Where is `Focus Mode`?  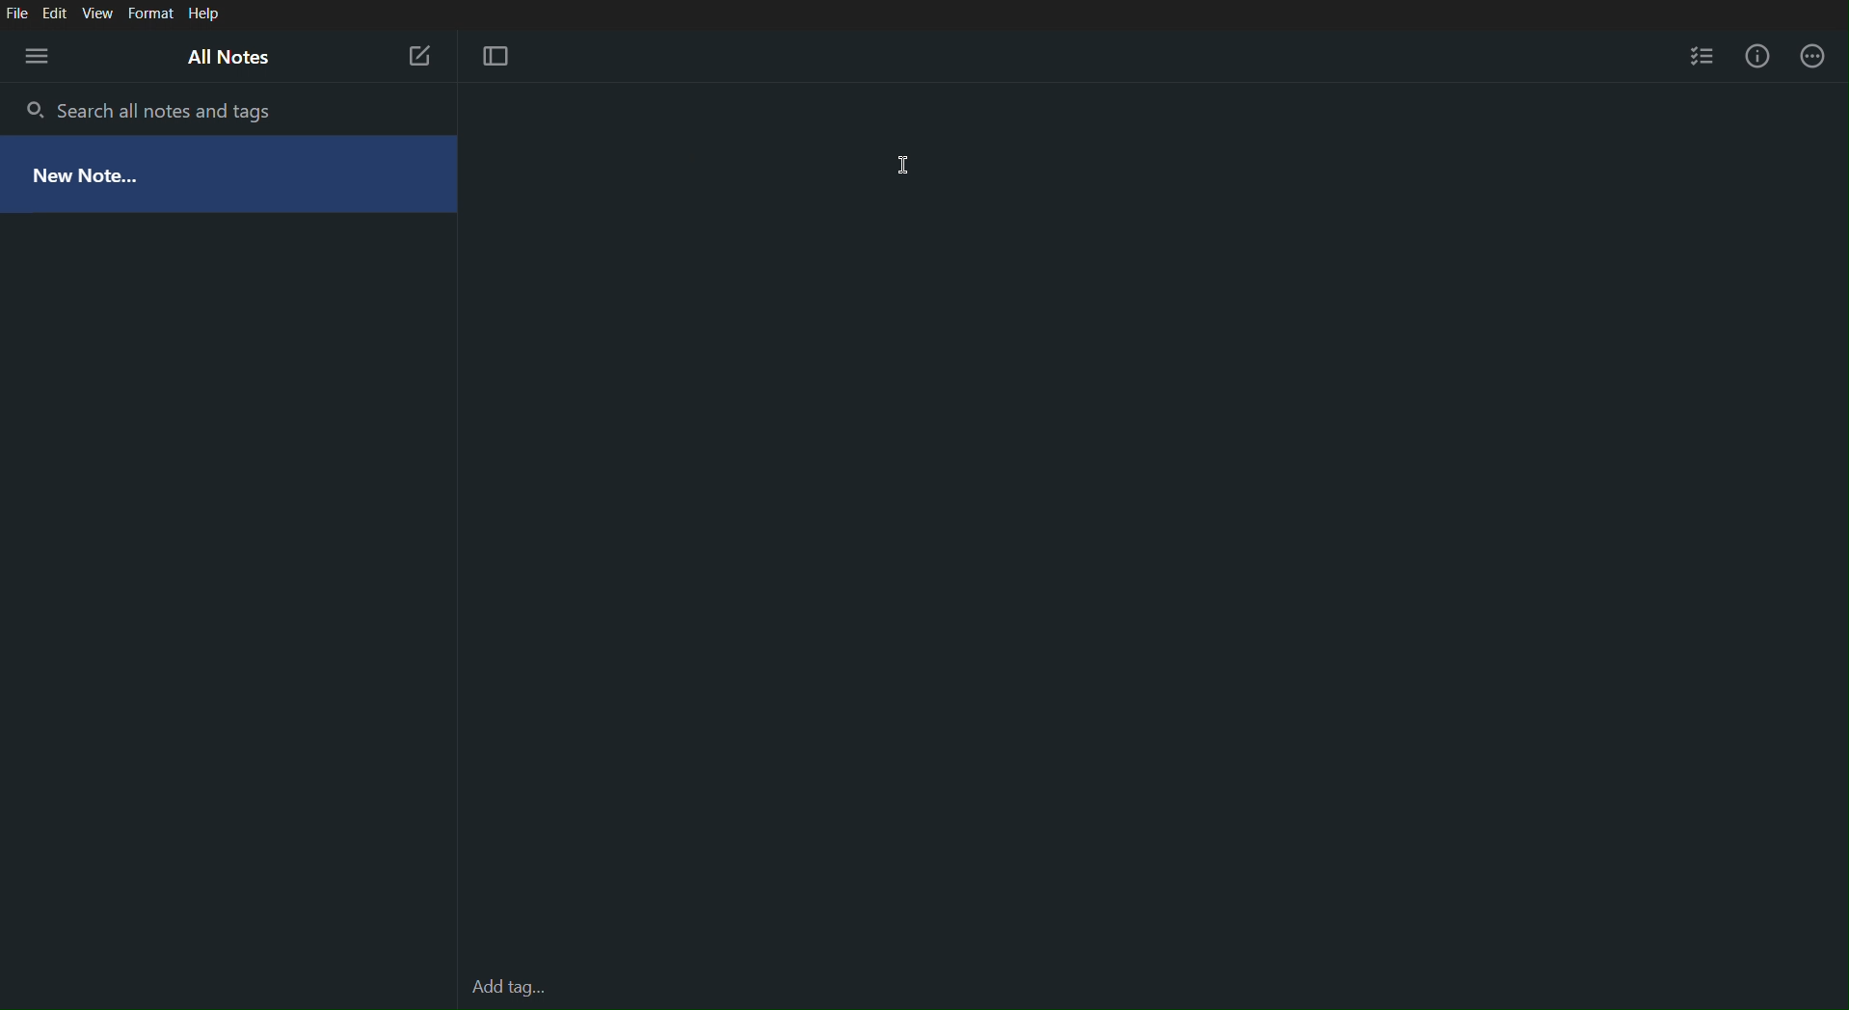 Focus Mode is located at coordinates (495, 57).